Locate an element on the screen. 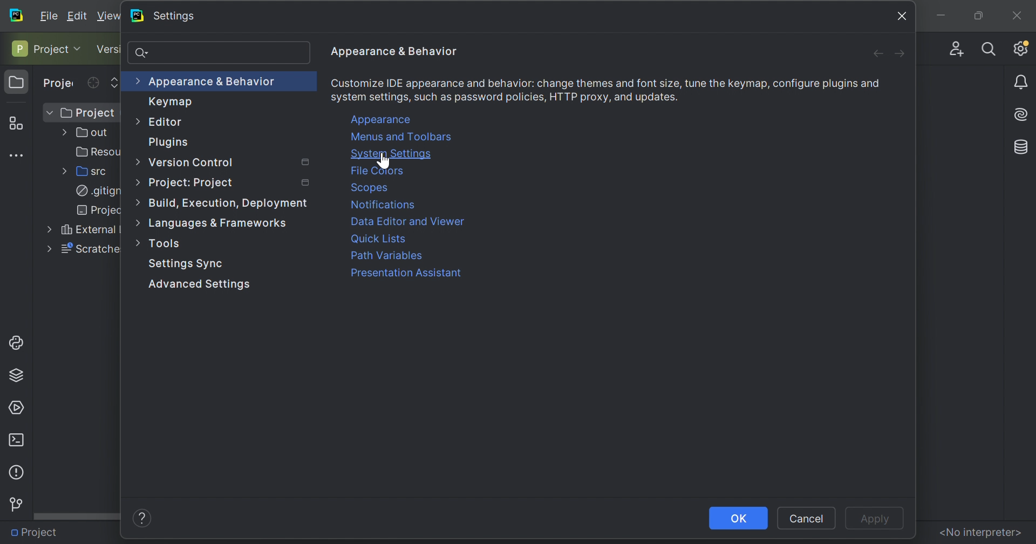 The image size is (1036, 544). Project: Project is located at coordinates (193, 182).